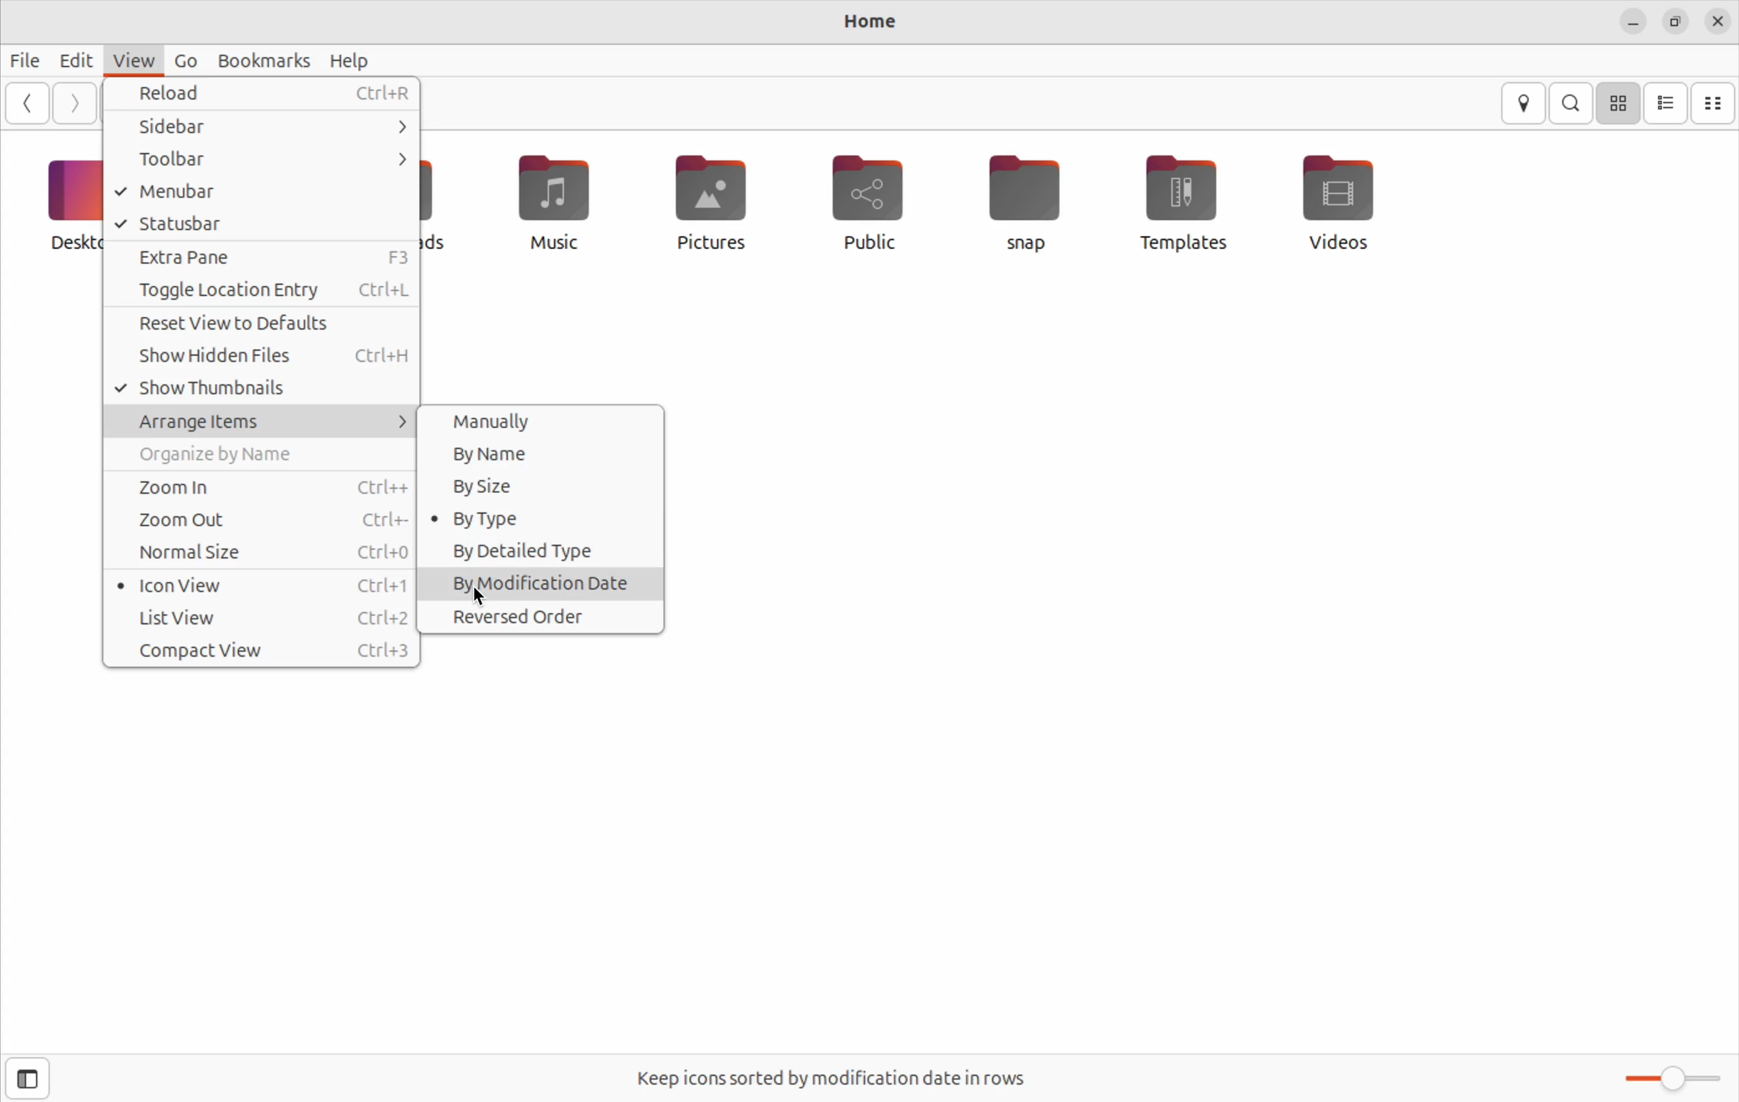  What do you see at coordinates (264, 650) in the screenshot?
I see `compact view` at bounding box center [264, 650].